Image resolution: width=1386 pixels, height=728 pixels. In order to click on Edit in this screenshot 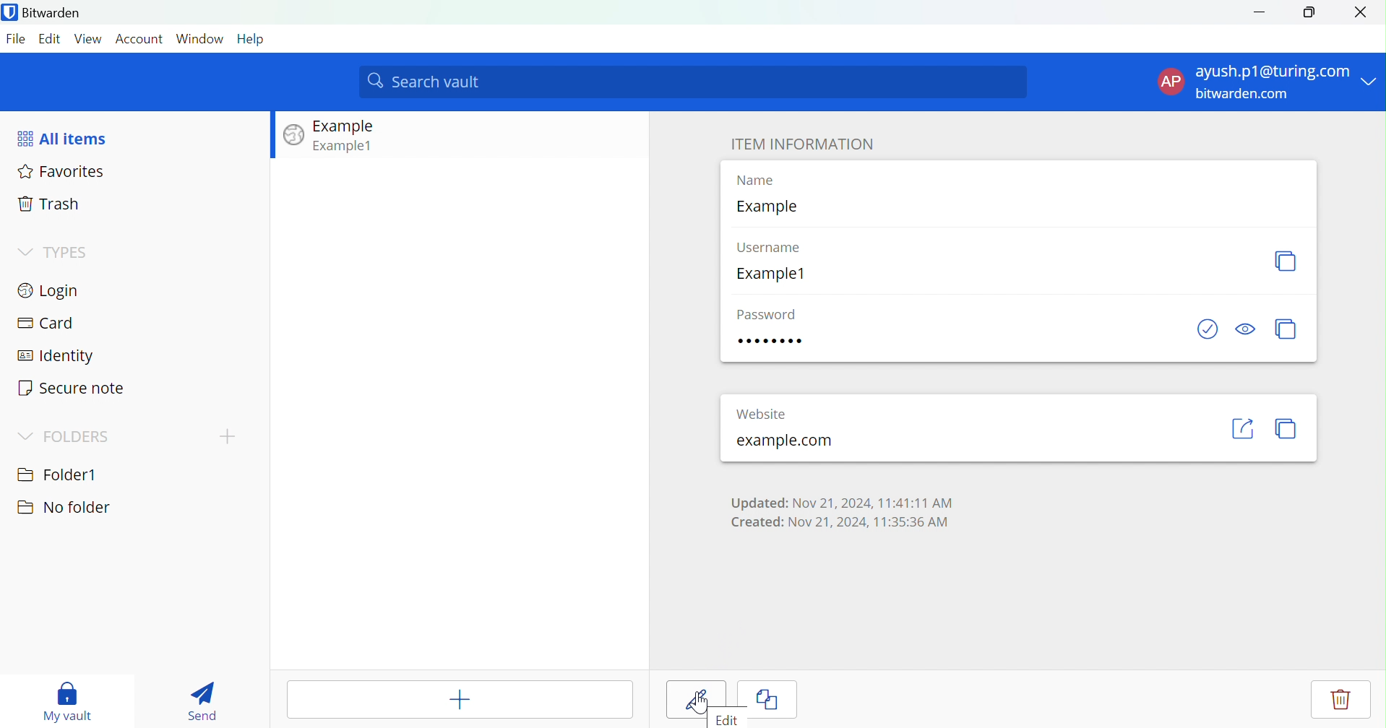, I will do `click(51, 38)`.